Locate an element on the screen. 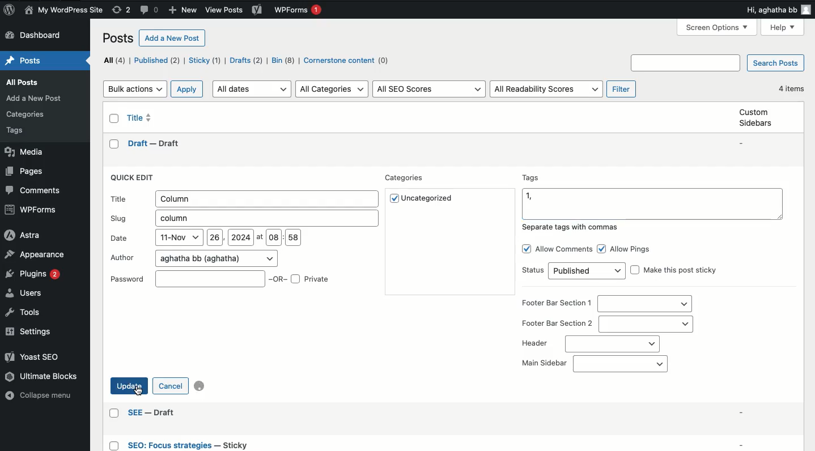 The width and height of the screenshot is (815, 451). draft -- draft is located at coordinates (155, 144).